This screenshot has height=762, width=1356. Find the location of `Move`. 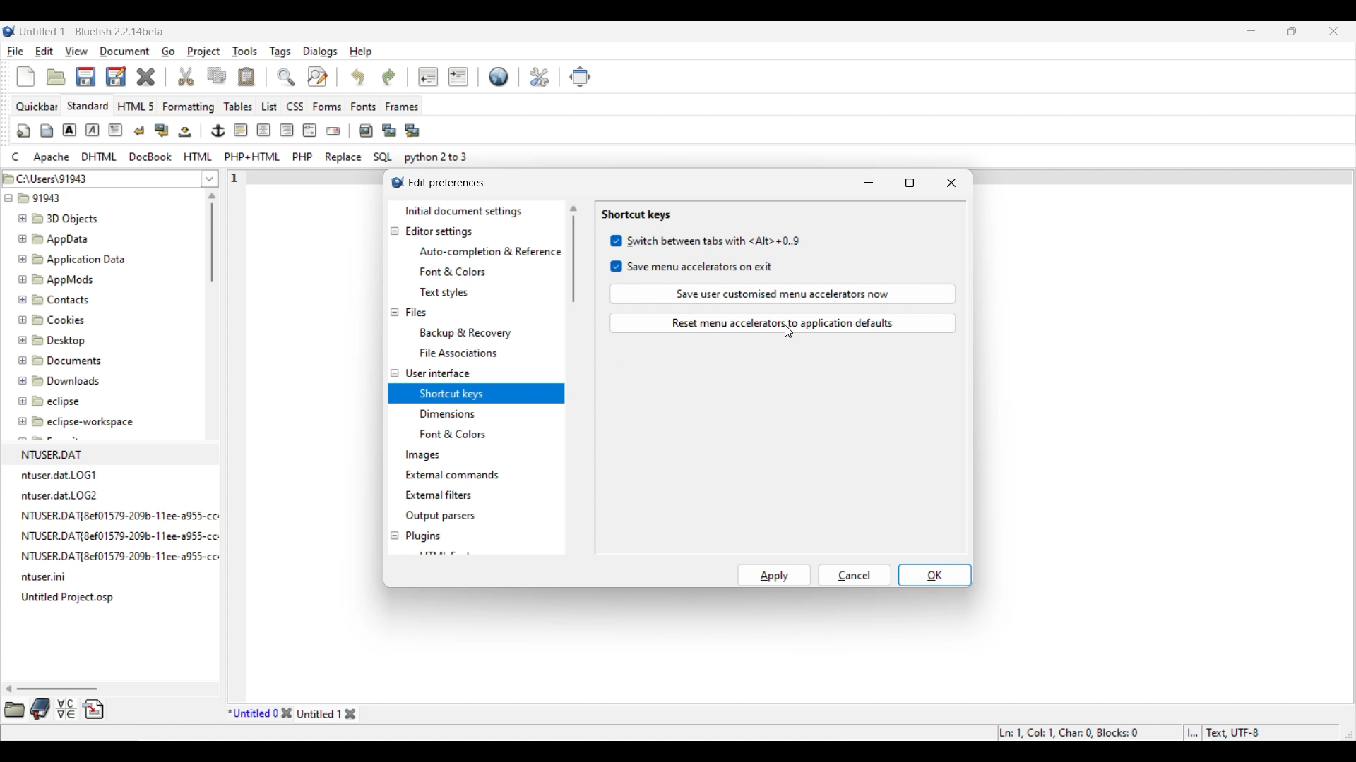

Move is located at coordinates (581, 78).